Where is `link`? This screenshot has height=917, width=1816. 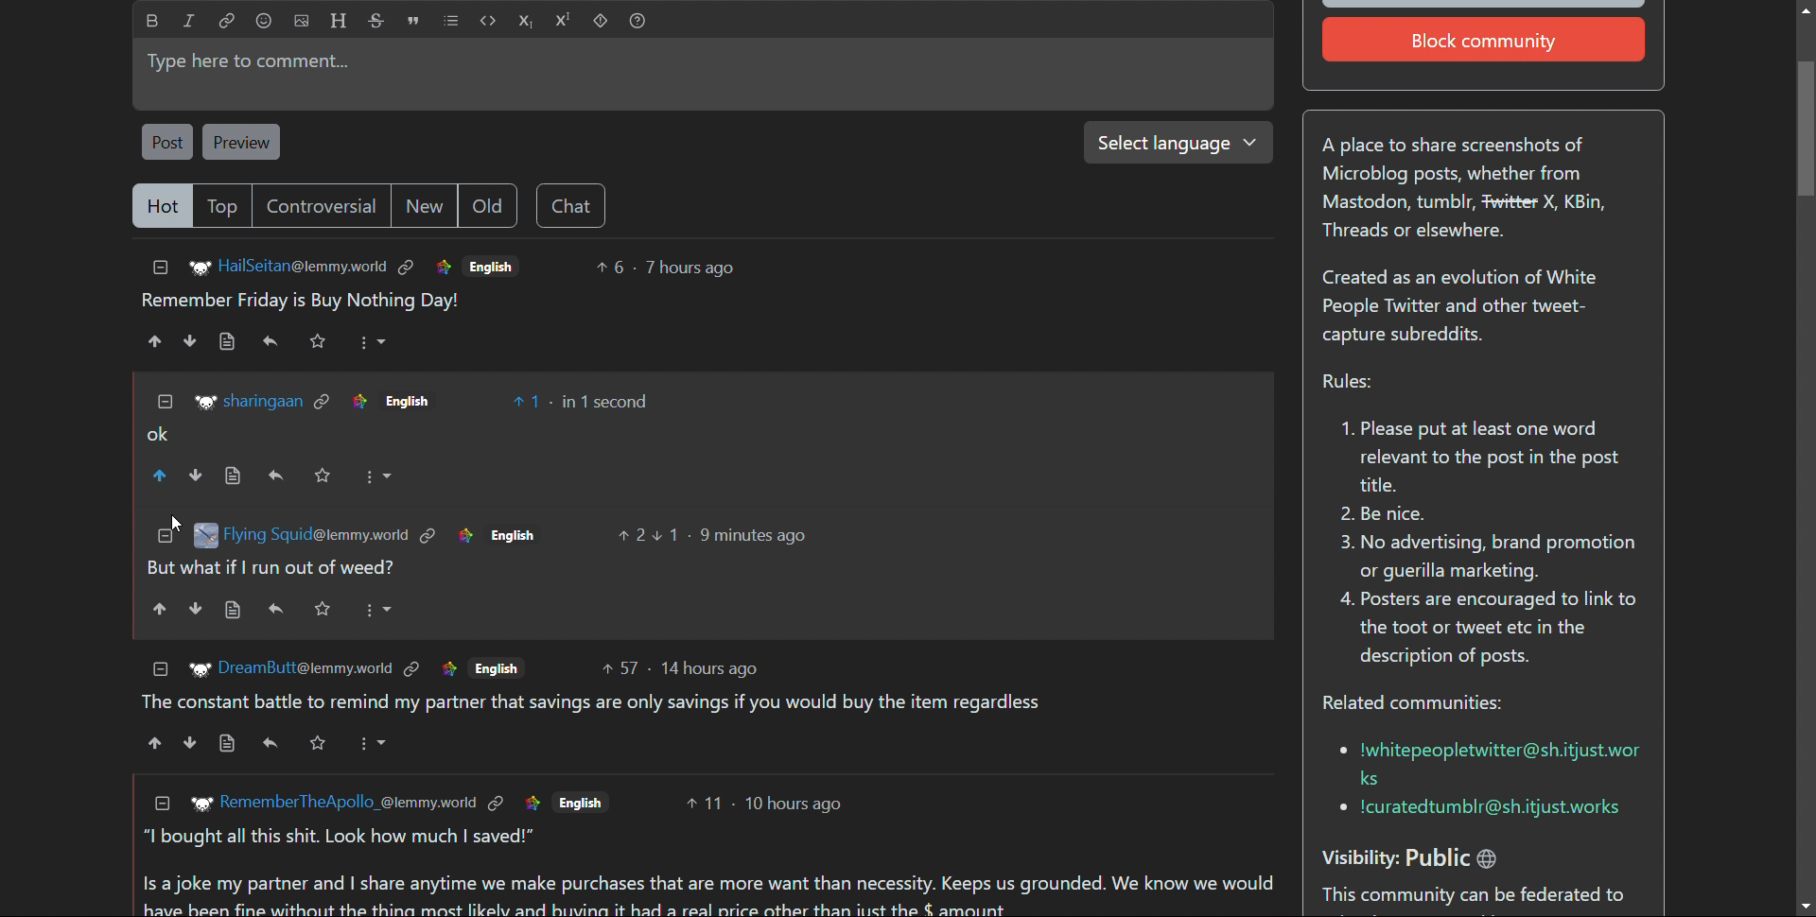 link is located at coordinates (427, 532).